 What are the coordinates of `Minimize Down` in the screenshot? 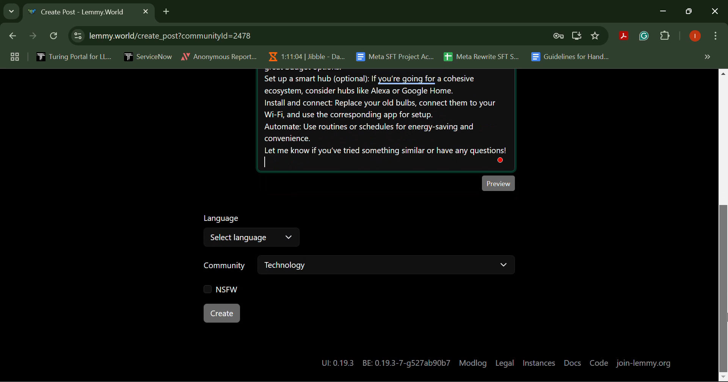 It's located at (664, 12).